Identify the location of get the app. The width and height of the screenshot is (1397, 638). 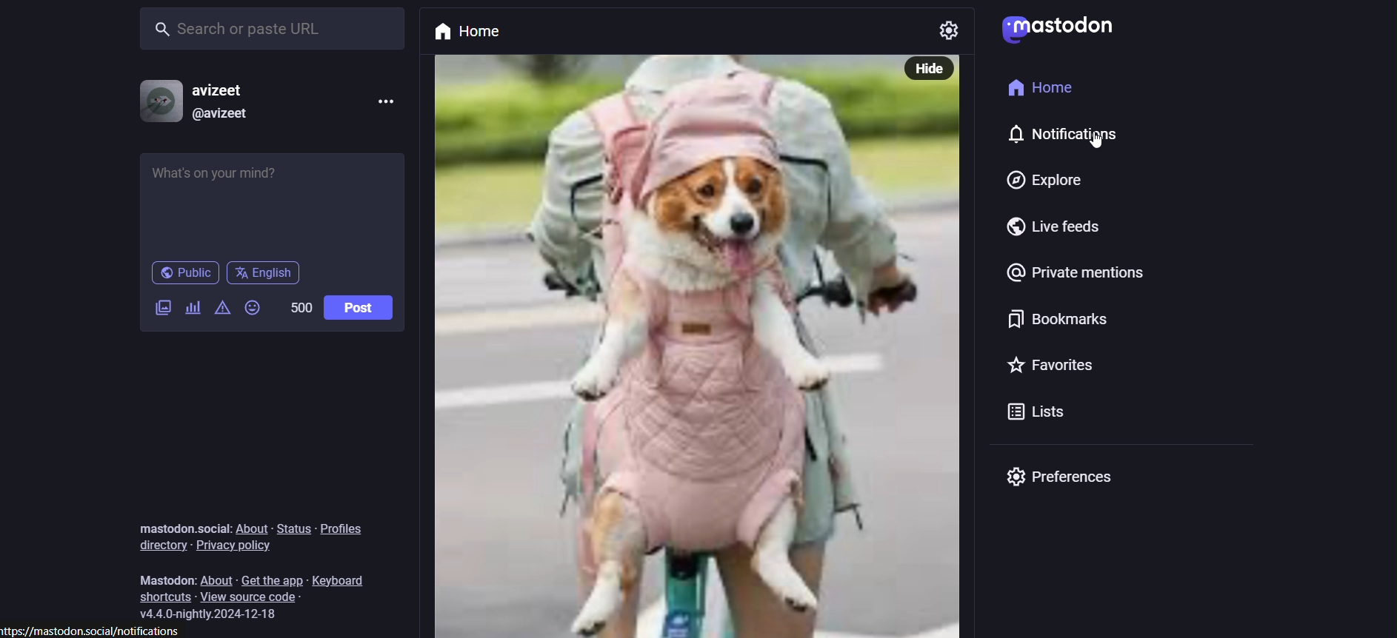
(273, 580).